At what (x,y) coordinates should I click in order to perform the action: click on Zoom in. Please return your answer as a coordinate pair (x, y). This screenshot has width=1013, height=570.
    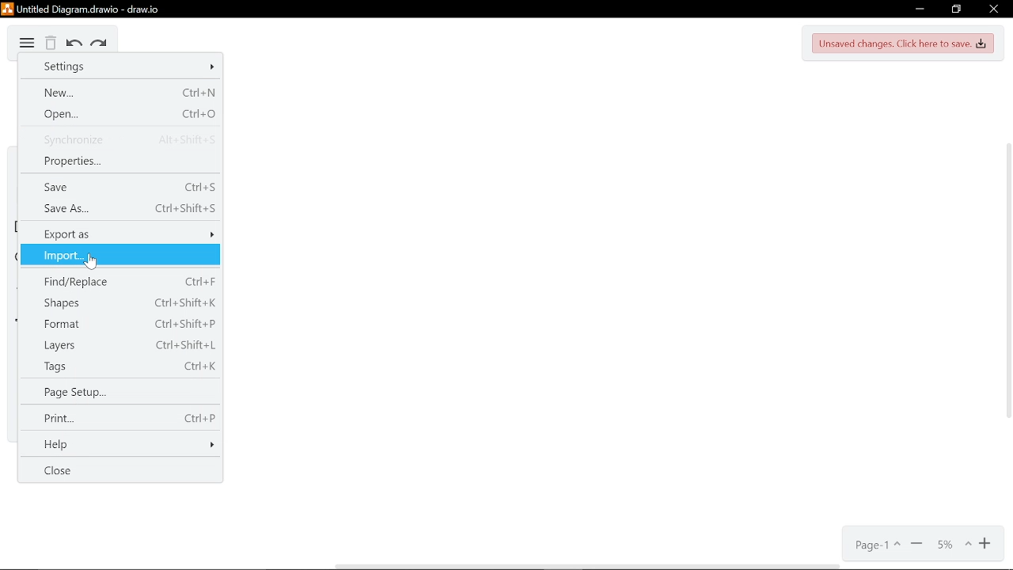
    Looking at the image, I should click on (983, 542).